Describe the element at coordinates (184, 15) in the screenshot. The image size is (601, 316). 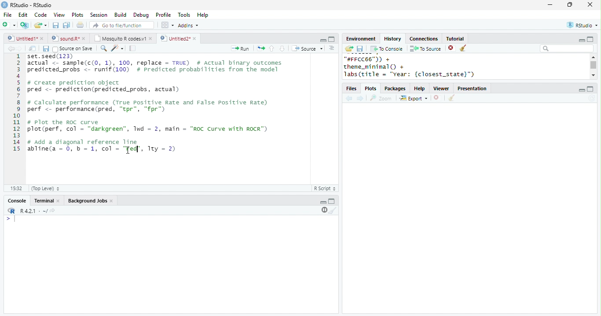
I see `Tools` at that location.